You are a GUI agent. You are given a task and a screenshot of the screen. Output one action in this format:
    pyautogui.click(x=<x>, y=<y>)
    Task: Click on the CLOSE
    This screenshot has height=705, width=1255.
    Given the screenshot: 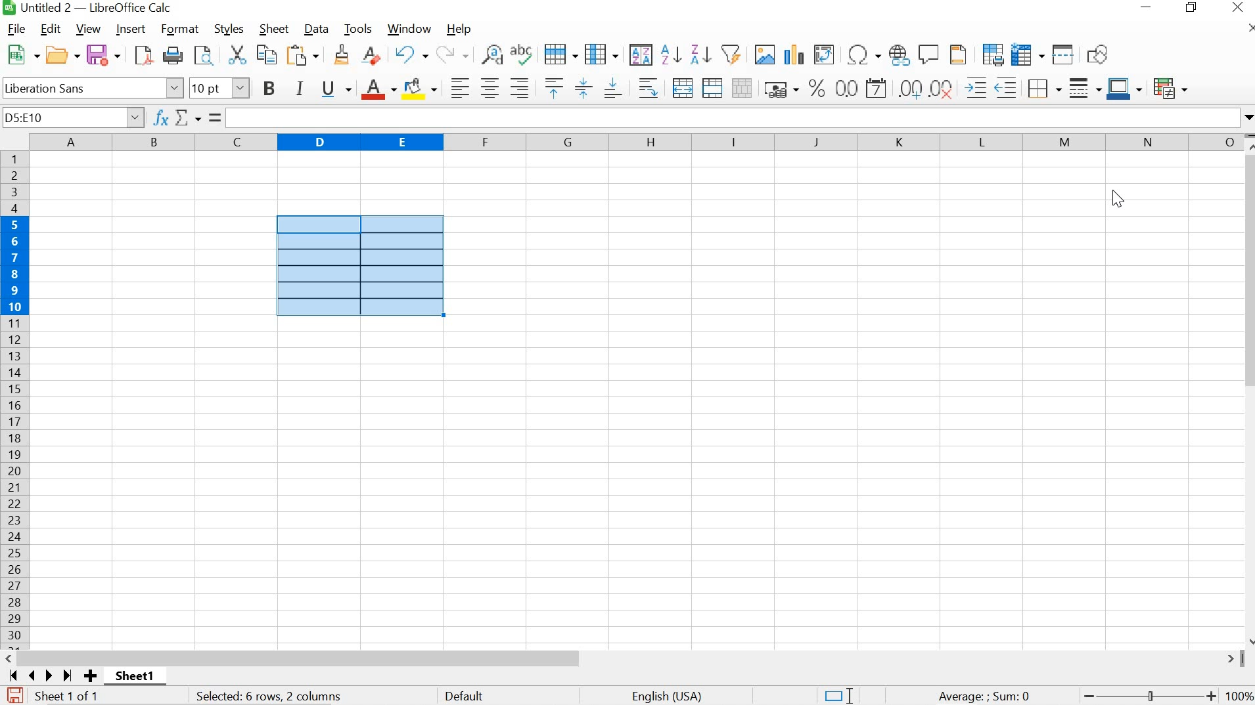 What is the action you would take?
    pyautogui.click(x=1250, y=28)
    